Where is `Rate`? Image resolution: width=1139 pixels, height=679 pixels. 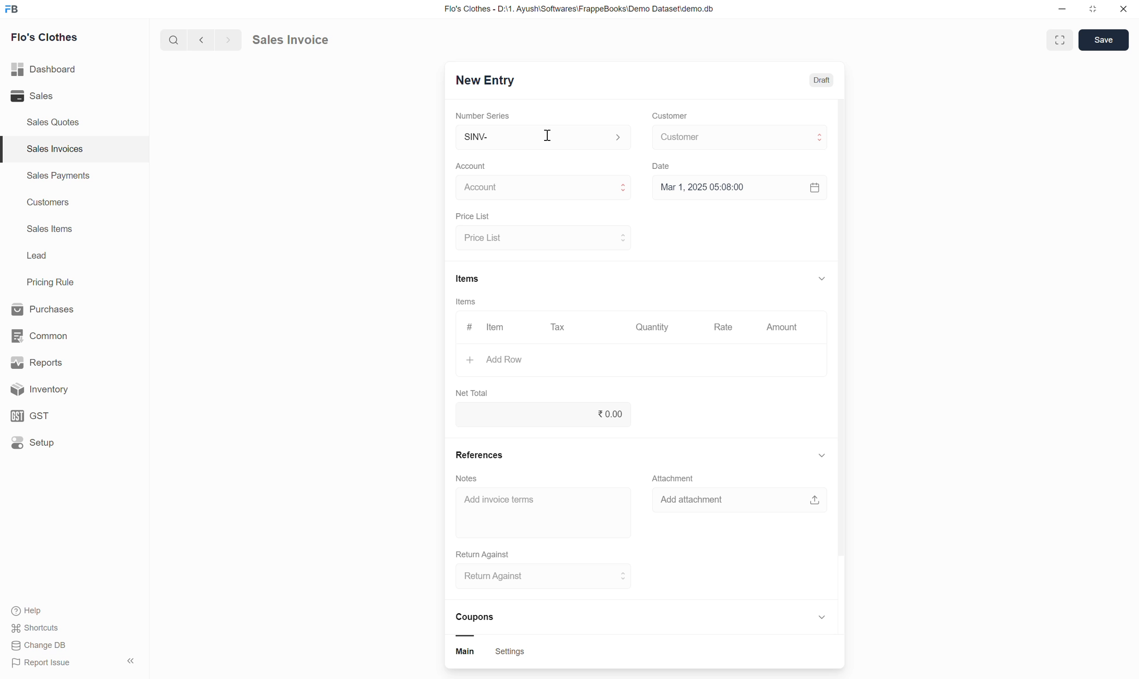 Rate is located at coordinates (725, 328).